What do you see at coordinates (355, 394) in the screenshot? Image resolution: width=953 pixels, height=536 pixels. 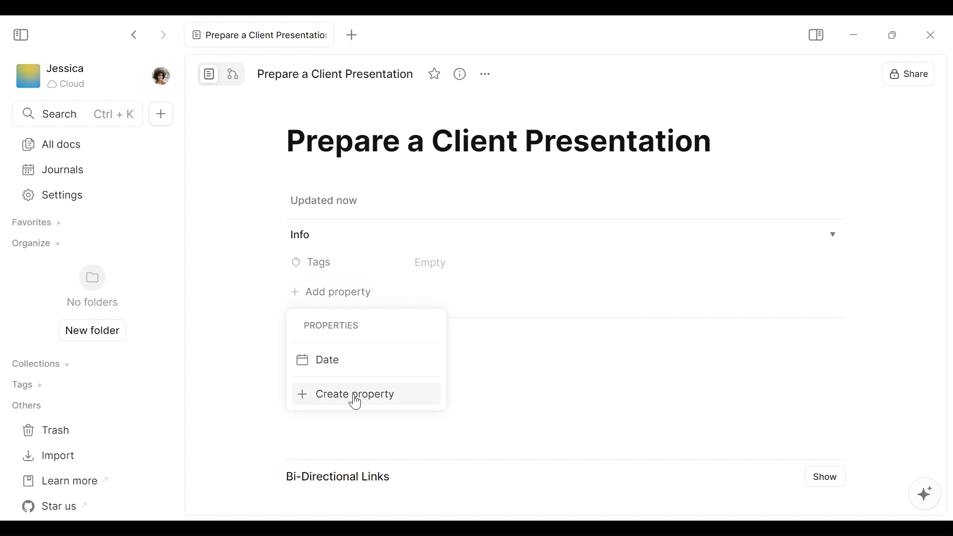 I see `Create Property` at bounding box center [355, 394].